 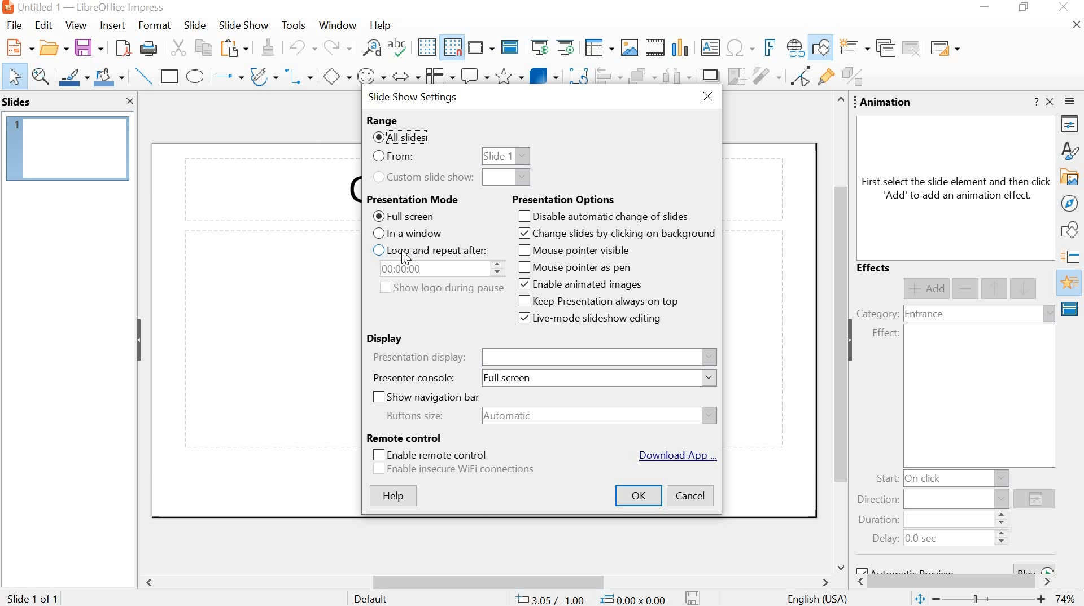 What do you see at coordinates (509, 77) in the screenshot?
I see `stars and banners` at bounding box center [509, 77].